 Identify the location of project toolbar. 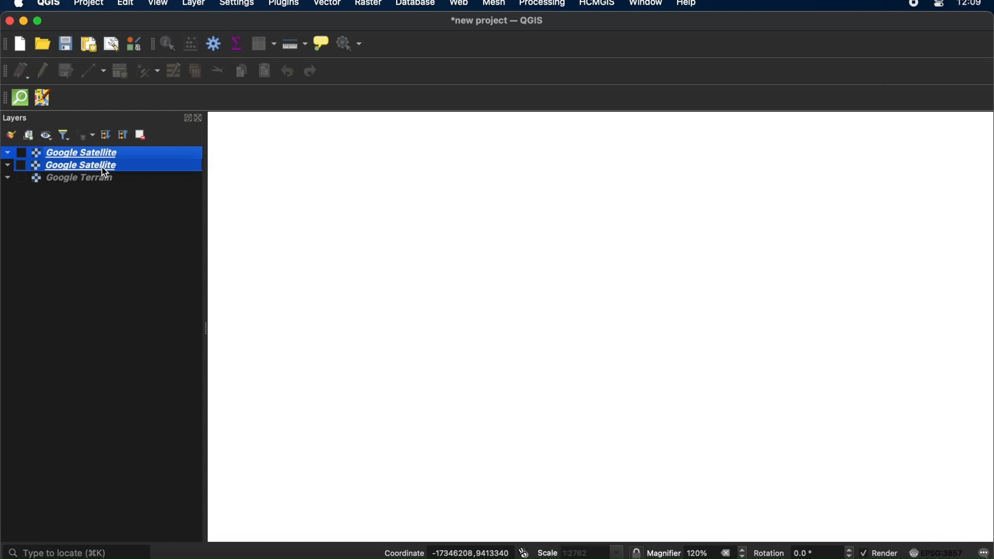
(6, 44).